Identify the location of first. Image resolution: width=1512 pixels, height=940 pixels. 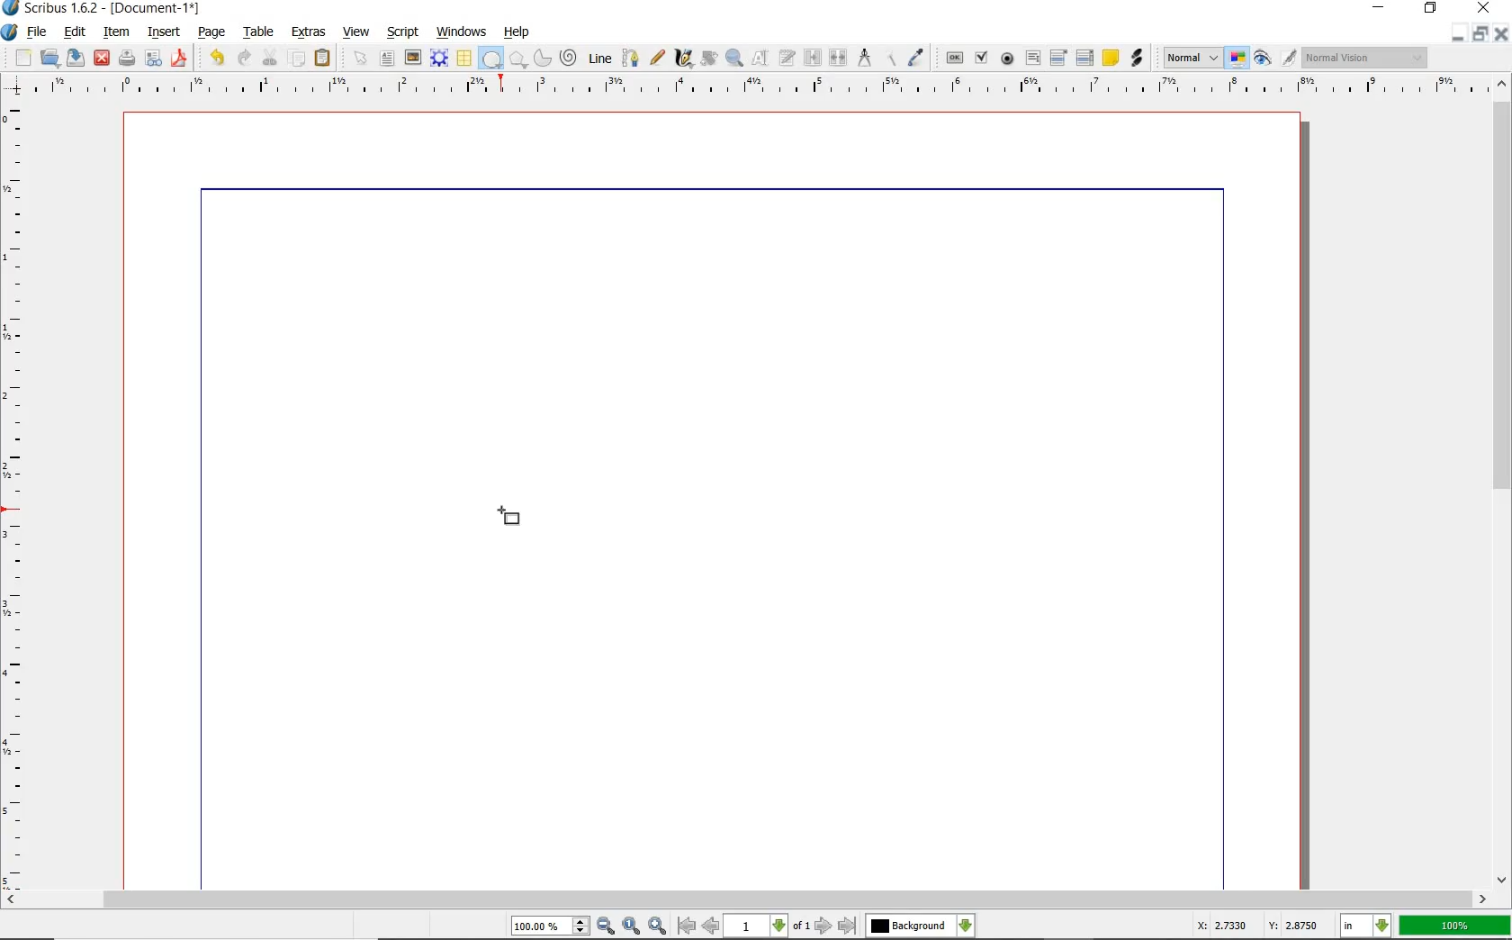
(686, 926).